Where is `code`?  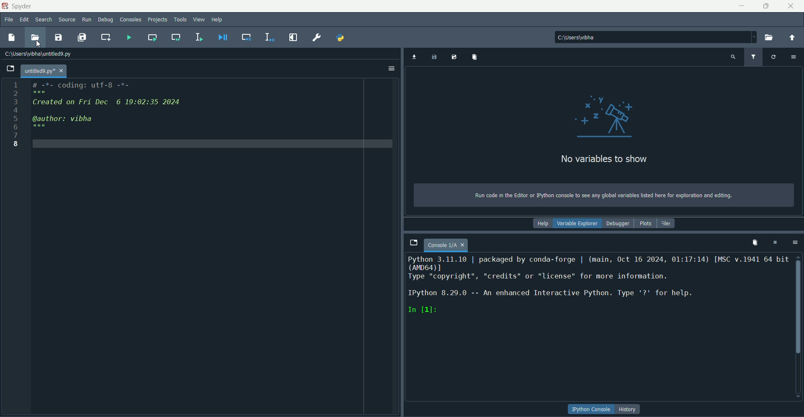 code is located at coordinates (105, 106).